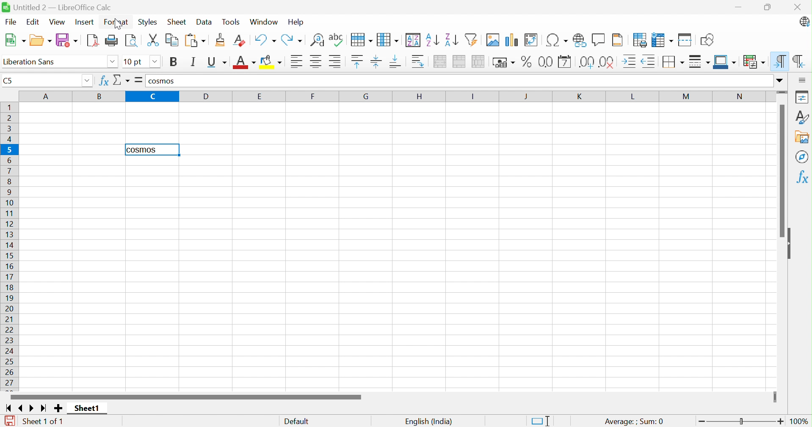 This screenshot has width=812, height=427. Describe the element at coordinates (263, 21) in the screenshot. I see `Window` at that location.